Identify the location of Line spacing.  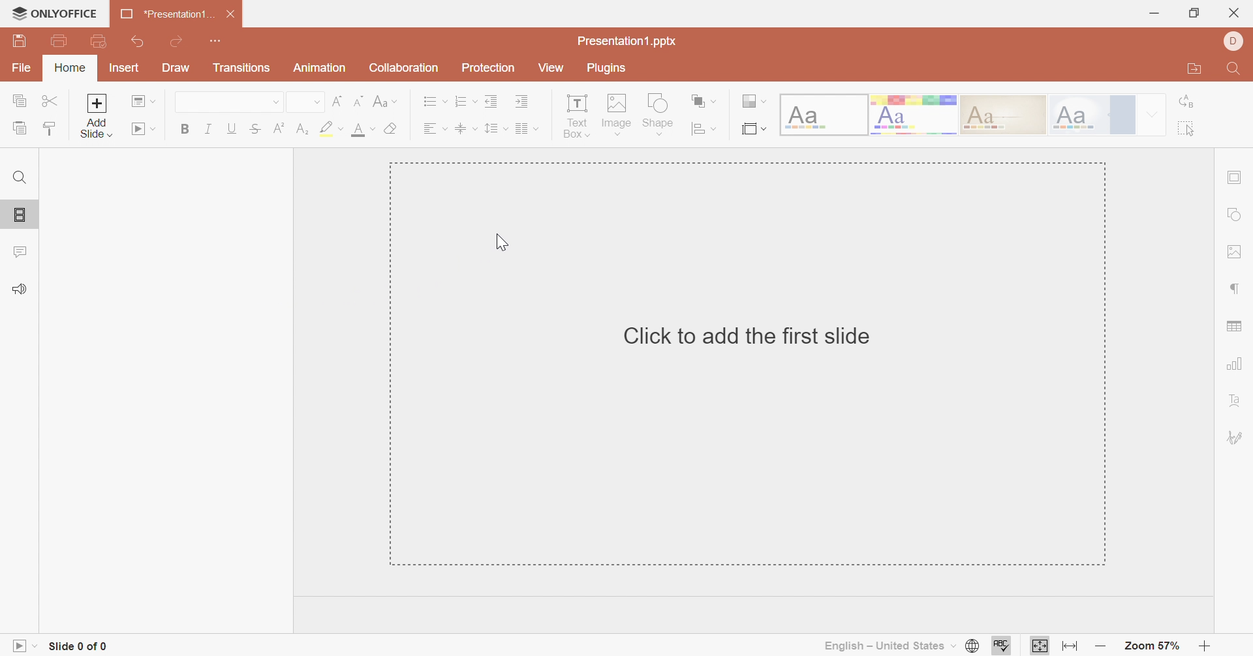
(491, 128).